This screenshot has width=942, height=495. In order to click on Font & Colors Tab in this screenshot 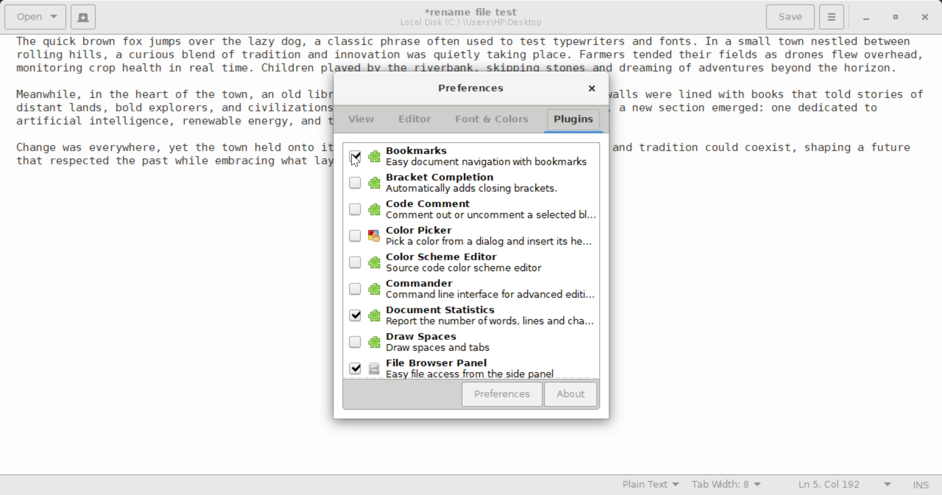, I will do `click(492, 123)`.